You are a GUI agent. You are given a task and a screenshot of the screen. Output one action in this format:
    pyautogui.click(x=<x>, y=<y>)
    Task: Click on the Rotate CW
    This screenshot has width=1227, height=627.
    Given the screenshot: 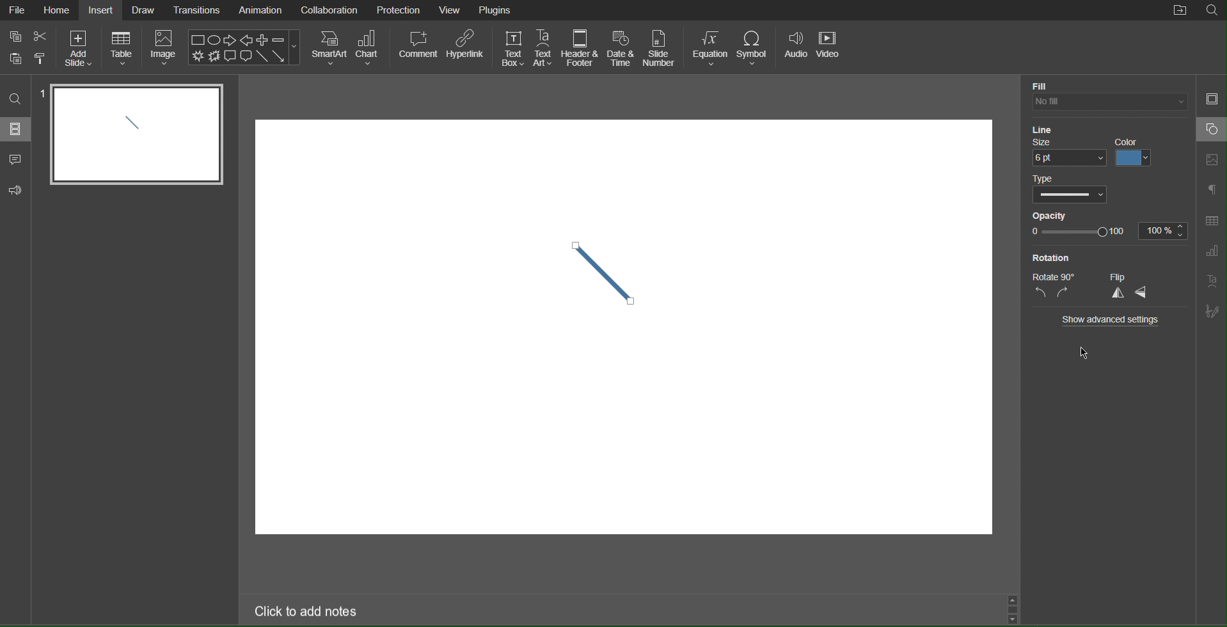 What is the action you would take?
    pyautogui.click(x=1064, y=293)
    